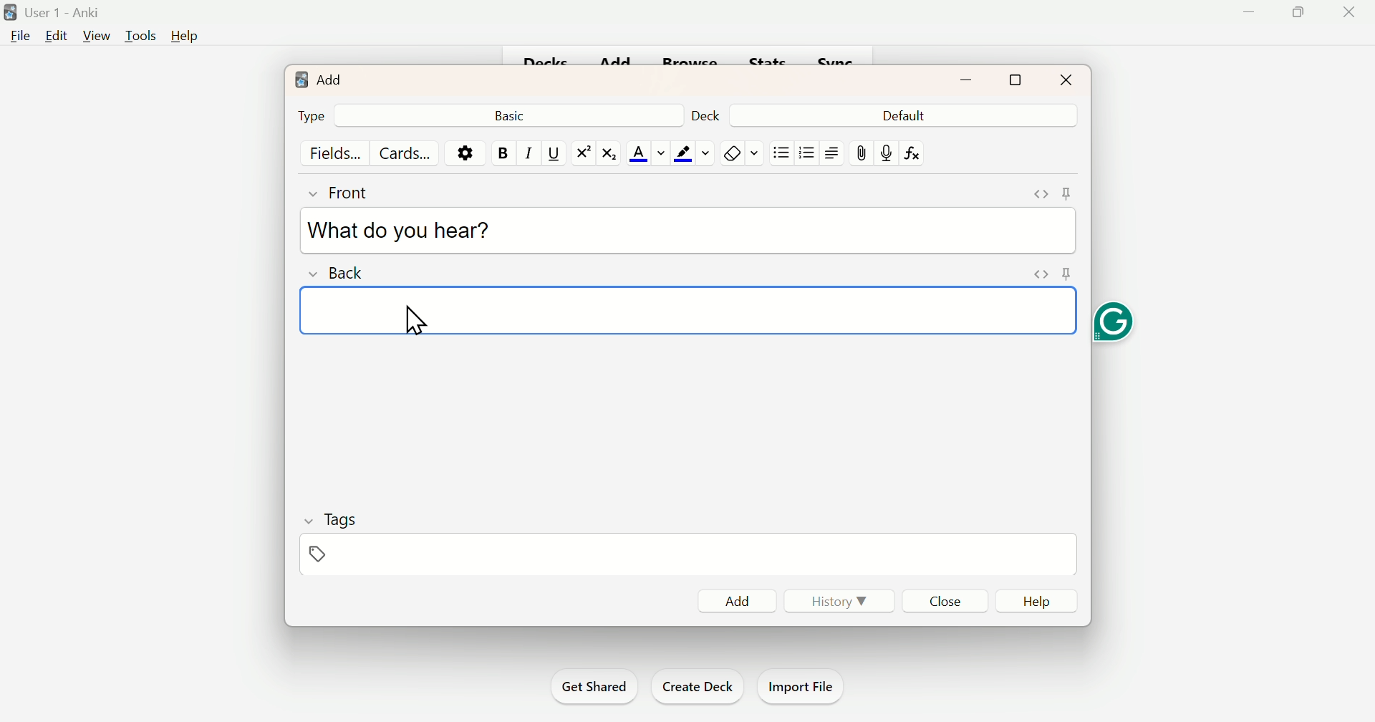  What do you see at coordinates (1250, 15) in the screenshot?
I see `Minimize` at bounding box center [1250, 15].